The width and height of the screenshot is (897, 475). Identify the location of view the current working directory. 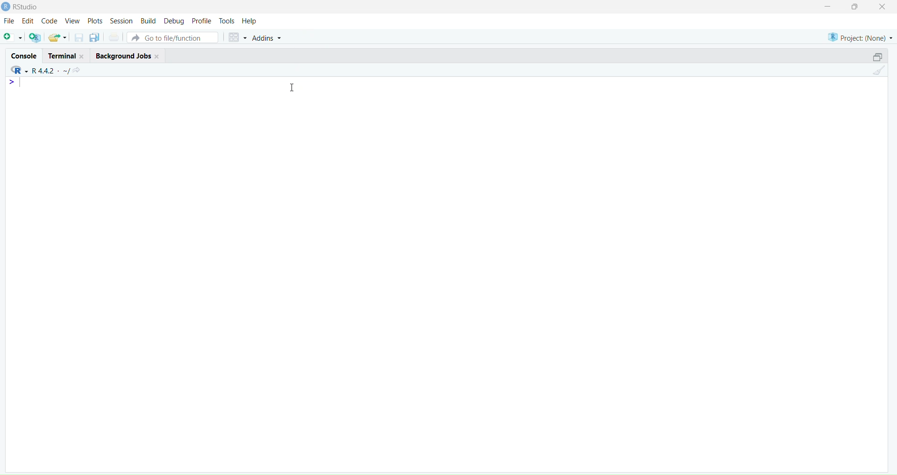
(77, 71).